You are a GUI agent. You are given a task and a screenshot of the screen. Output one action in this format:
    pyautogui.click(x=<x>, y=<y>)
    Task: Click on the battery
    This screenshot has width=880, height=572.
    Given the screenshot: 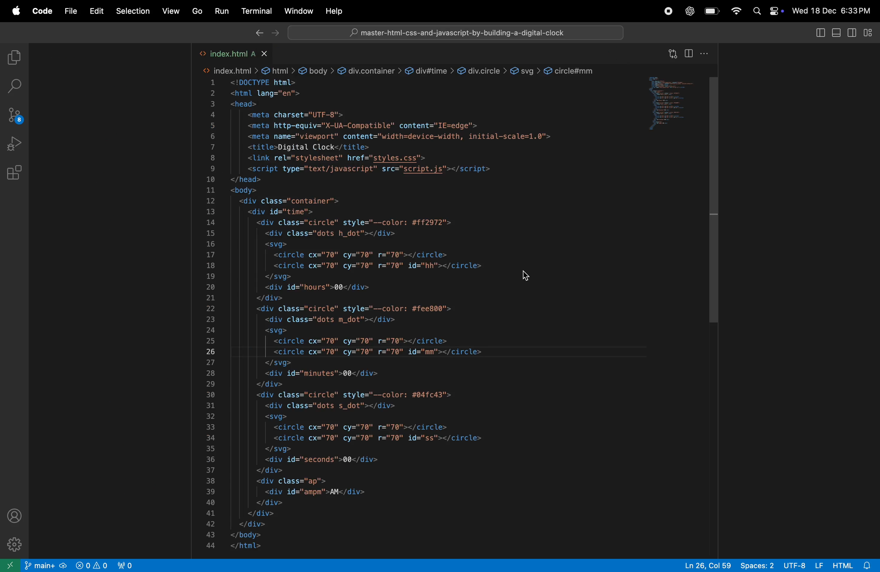 What is the action you would take?
    pyautogui.click(x=711, y=11)
    